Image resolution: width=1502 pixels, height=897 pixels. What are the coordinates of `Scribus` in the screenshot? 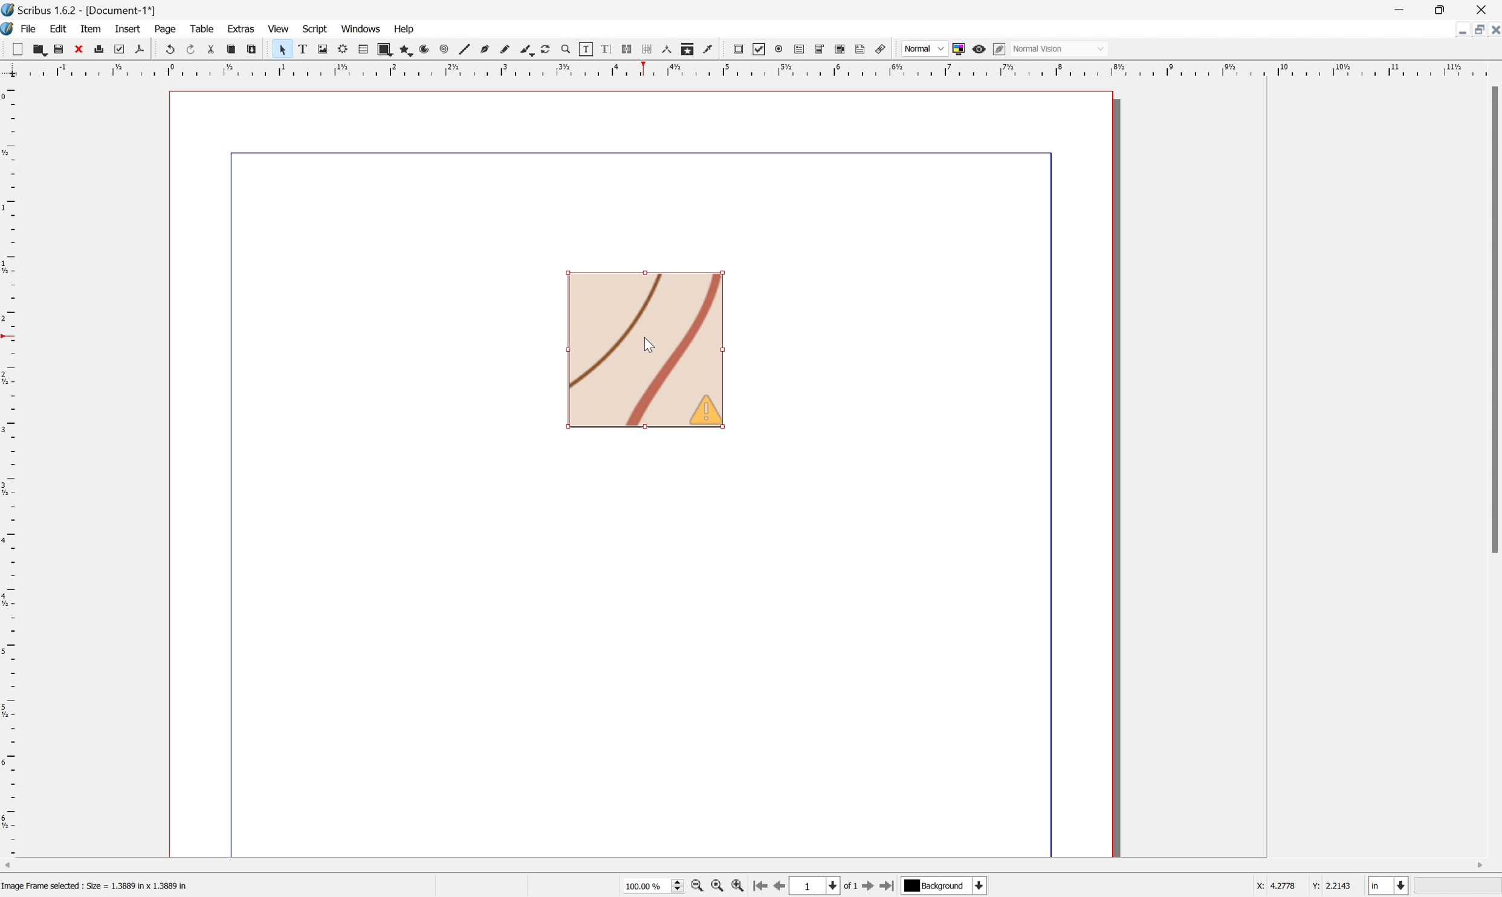 It's located at (10, 29).